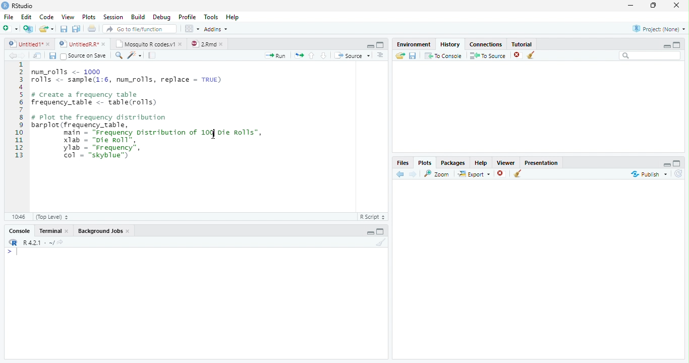 The width and height of the screenshot is (689, 363). I want to click on Session, so click(113, 17).